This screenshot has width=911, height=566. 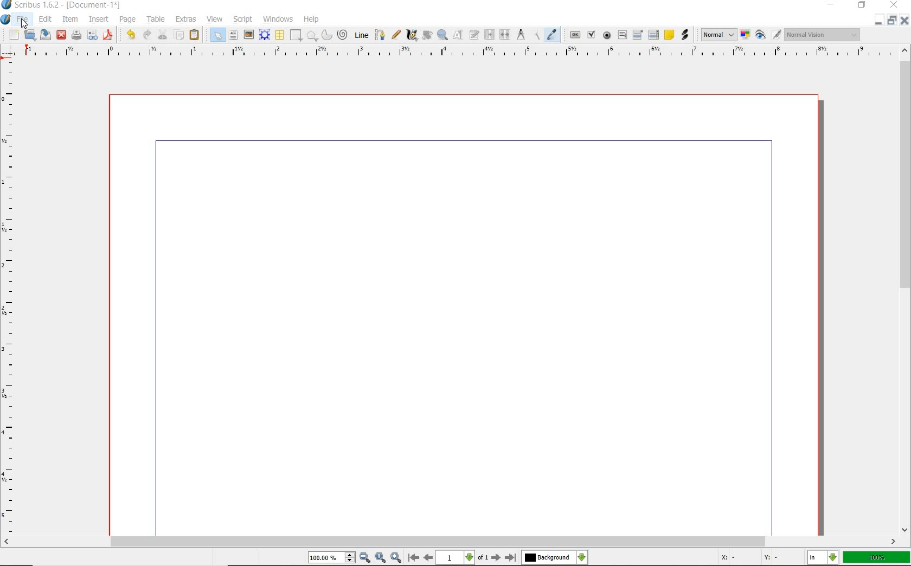 I want to click on visual appearance of the display, so click(x=823, y=34).